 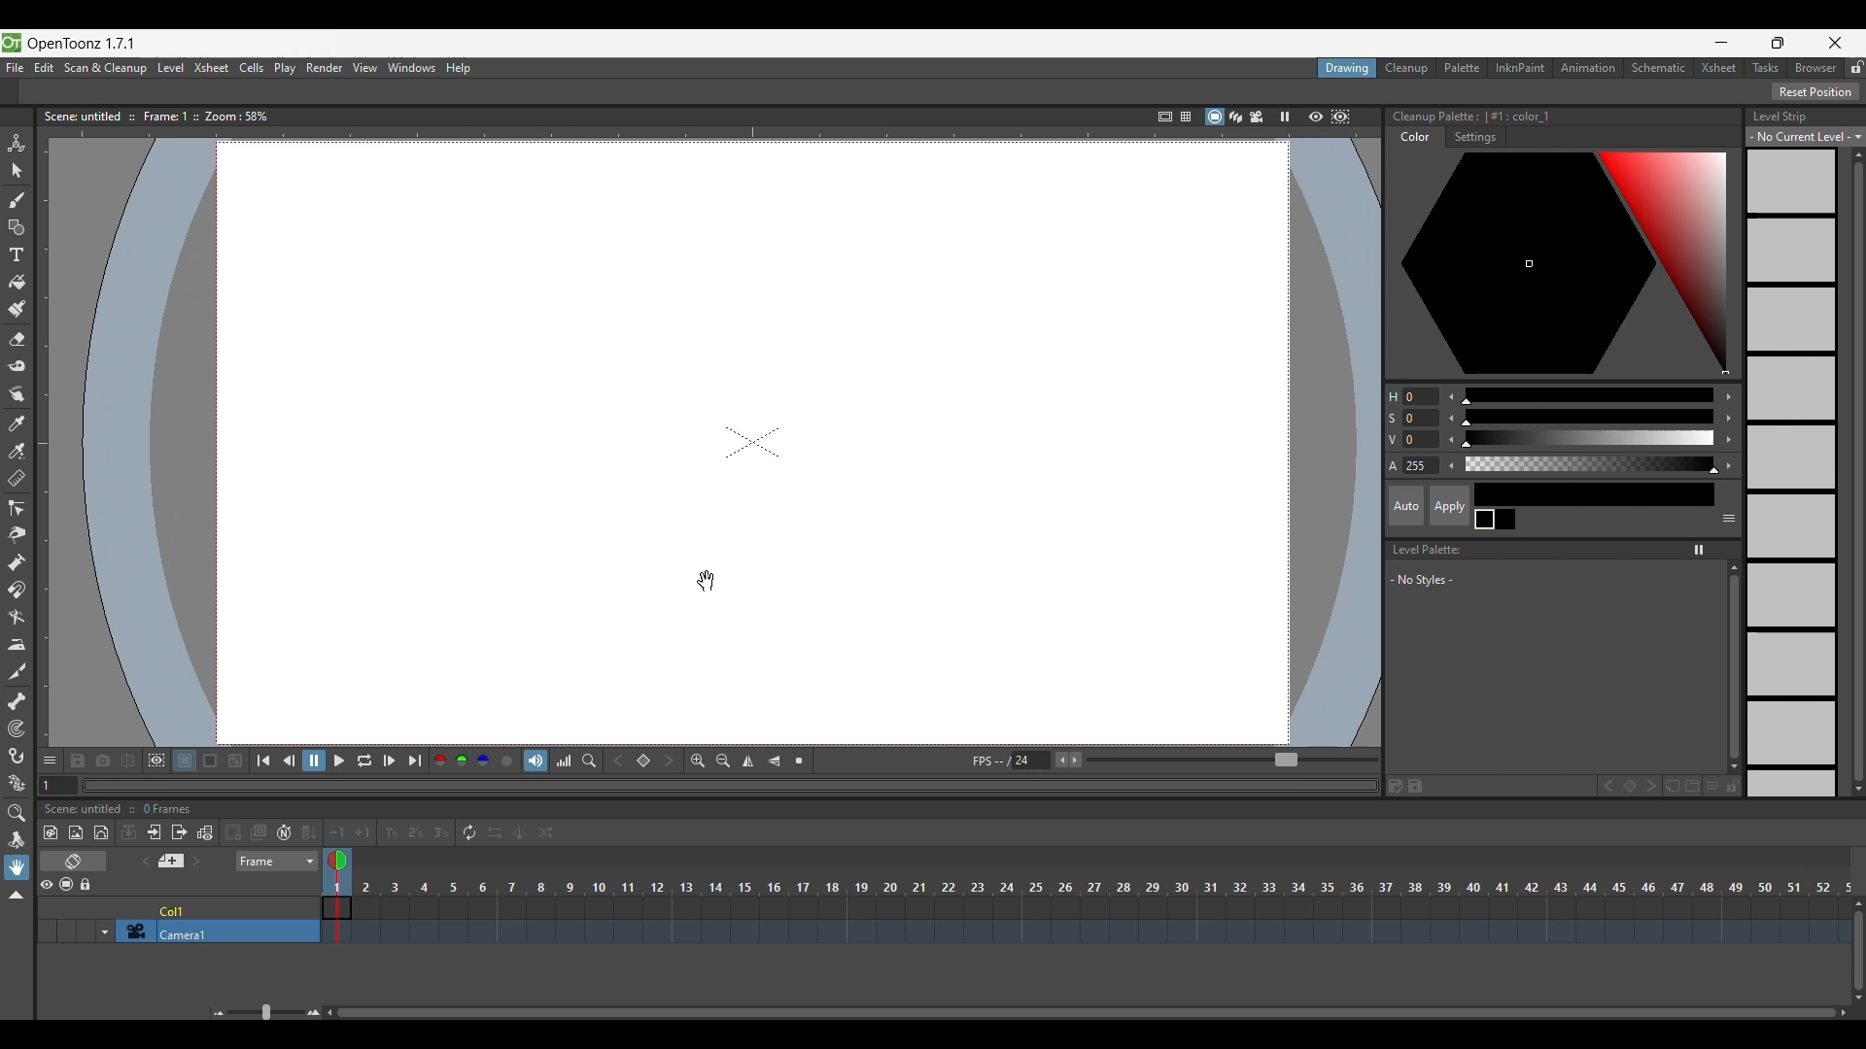 I want to click on Loop, so click(x=364, y=760).